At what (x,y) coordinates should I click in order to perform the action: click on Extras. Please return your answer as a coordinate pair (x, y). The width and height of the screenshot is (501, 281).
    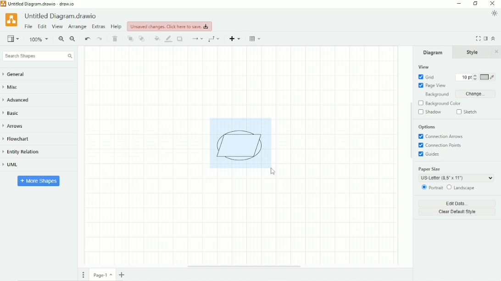
    Looking at the image, I should click on (99, 26).